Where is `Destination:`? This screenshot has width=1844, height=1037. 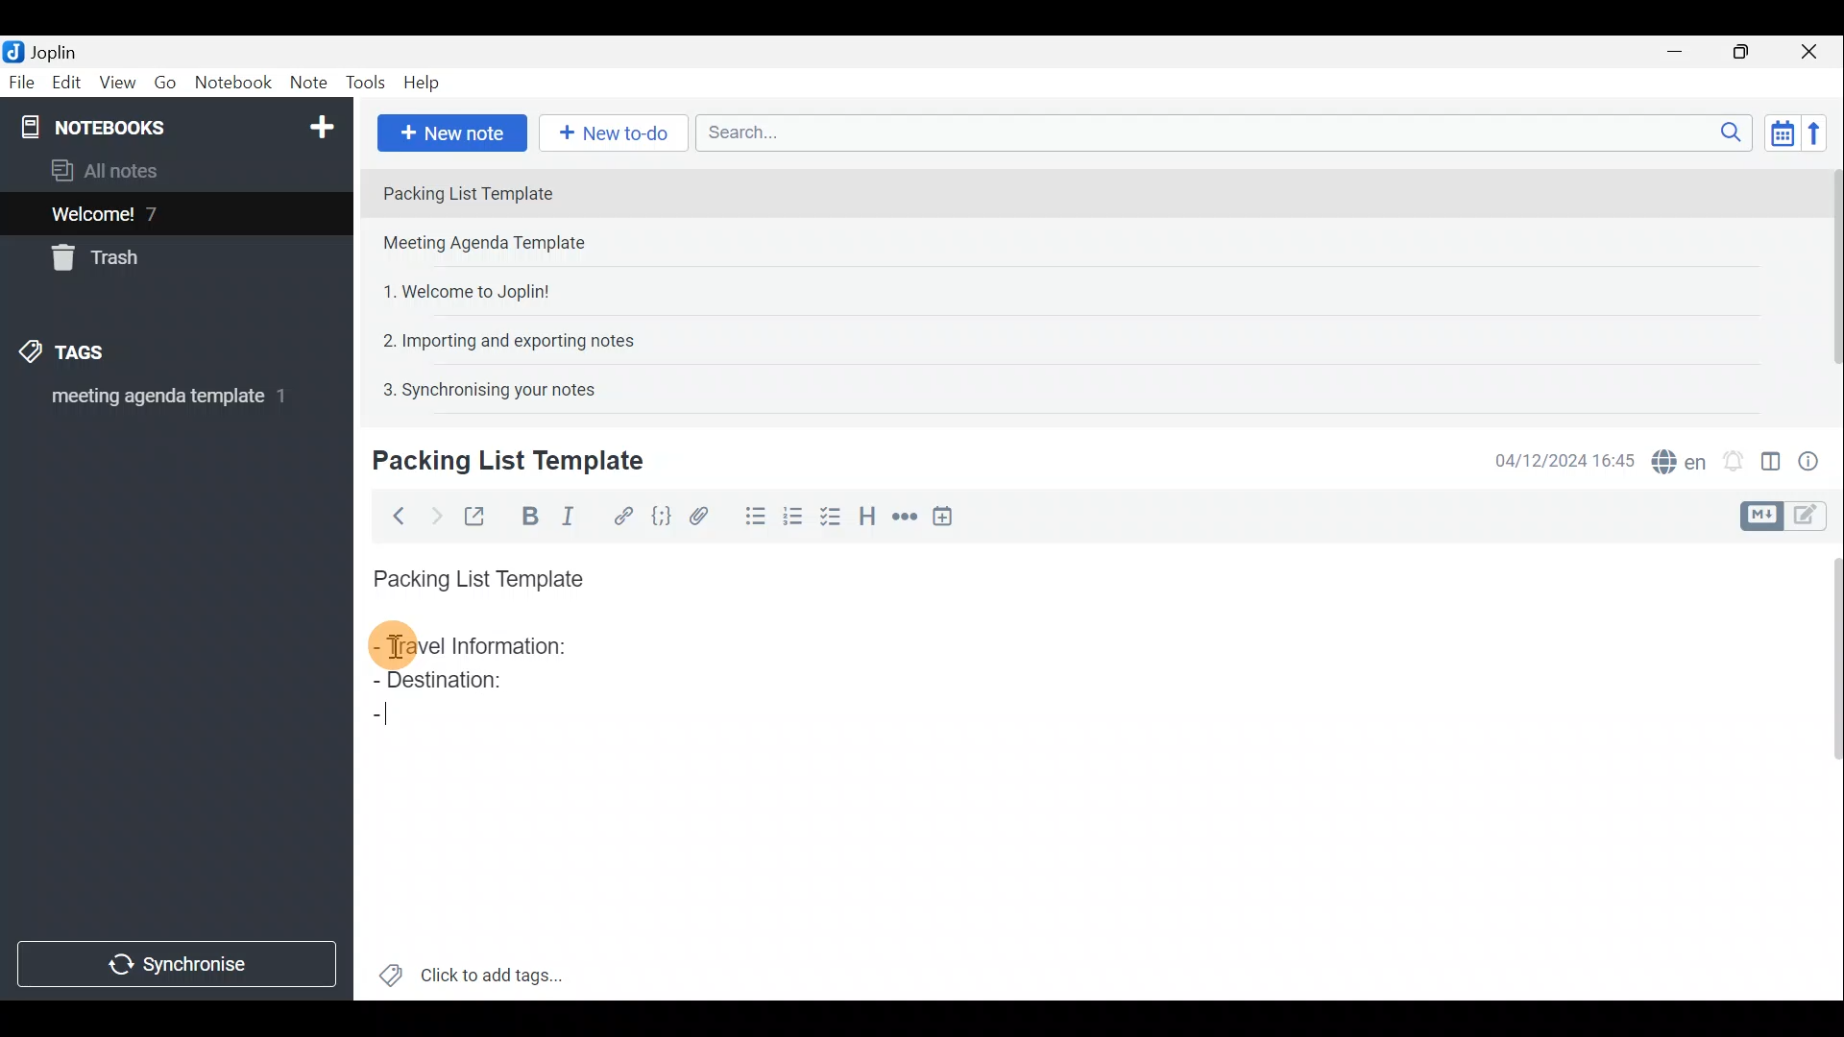
Destination: is located at coordinates (450, 684).